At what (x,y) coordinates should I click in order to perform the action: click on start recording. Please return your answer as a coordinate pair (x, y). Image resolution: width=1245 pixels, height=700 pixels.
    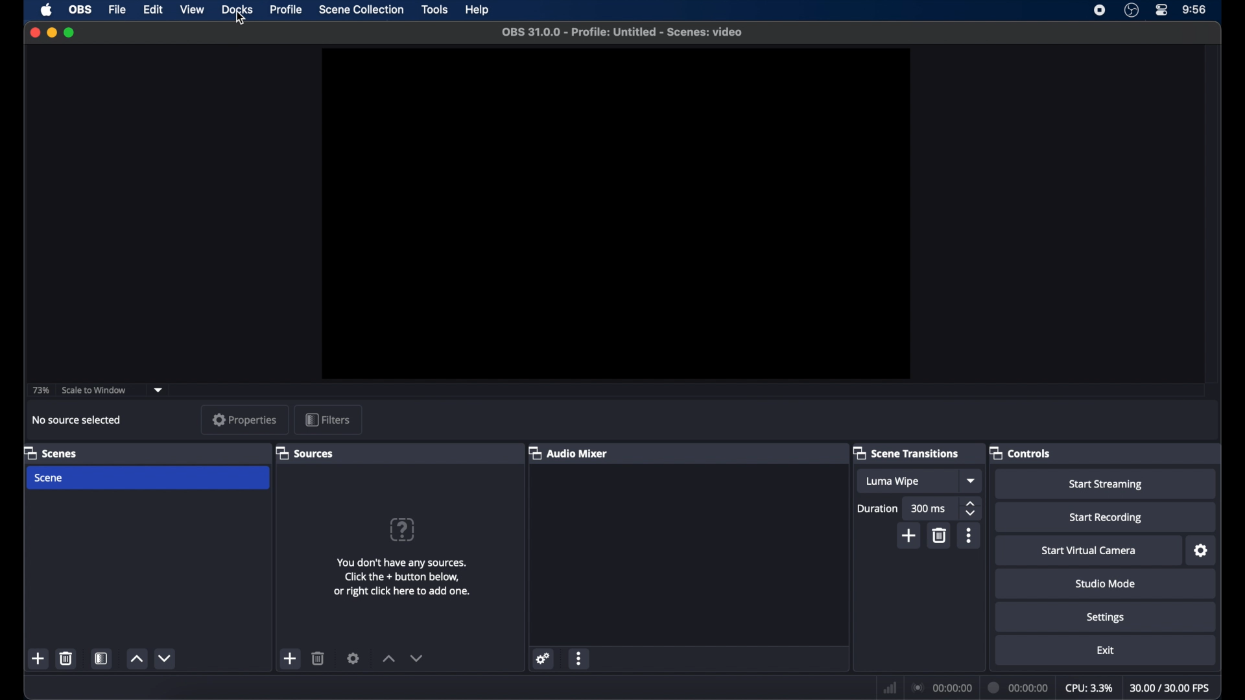
    Looking at the image, I should click on (1106, 517).